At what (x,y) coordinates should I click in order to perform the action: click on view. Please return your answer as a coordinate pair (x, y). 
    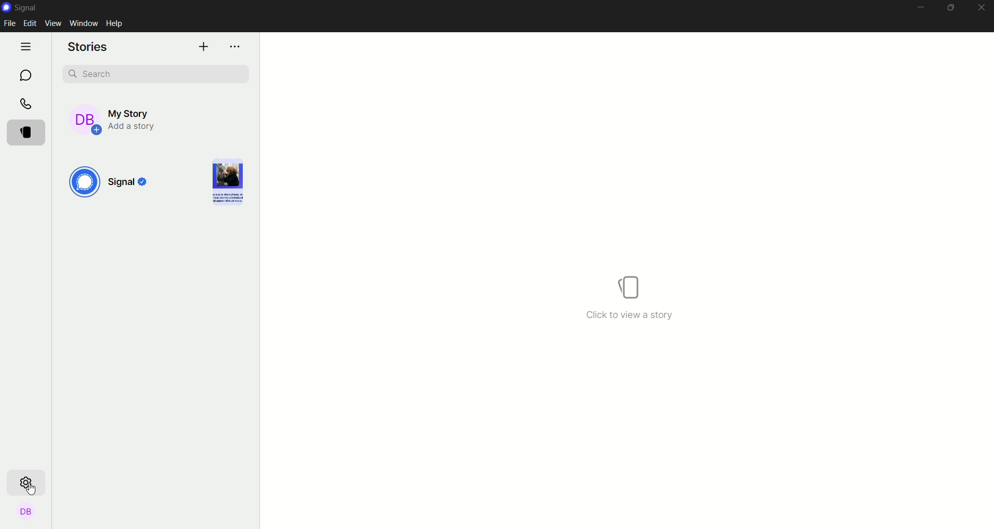
    Looking at the image, I should click on (54, 23).